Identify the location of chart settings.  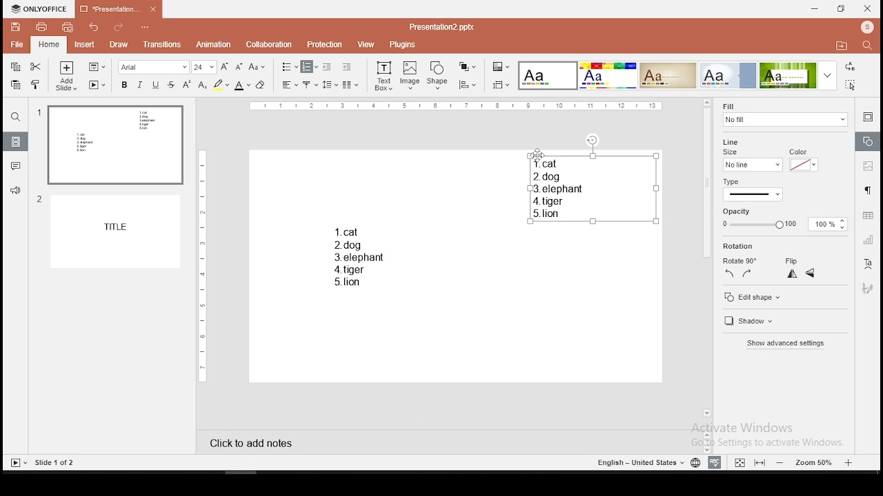
(866, 241).